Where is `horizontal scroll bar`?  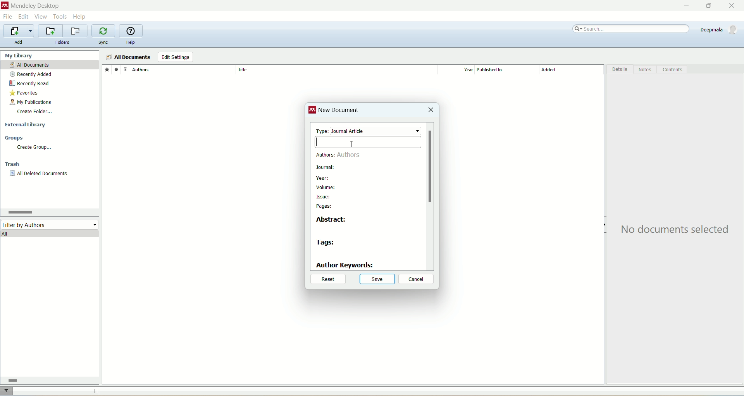 horizontal scroll bar is located at coordinates (48, 380).